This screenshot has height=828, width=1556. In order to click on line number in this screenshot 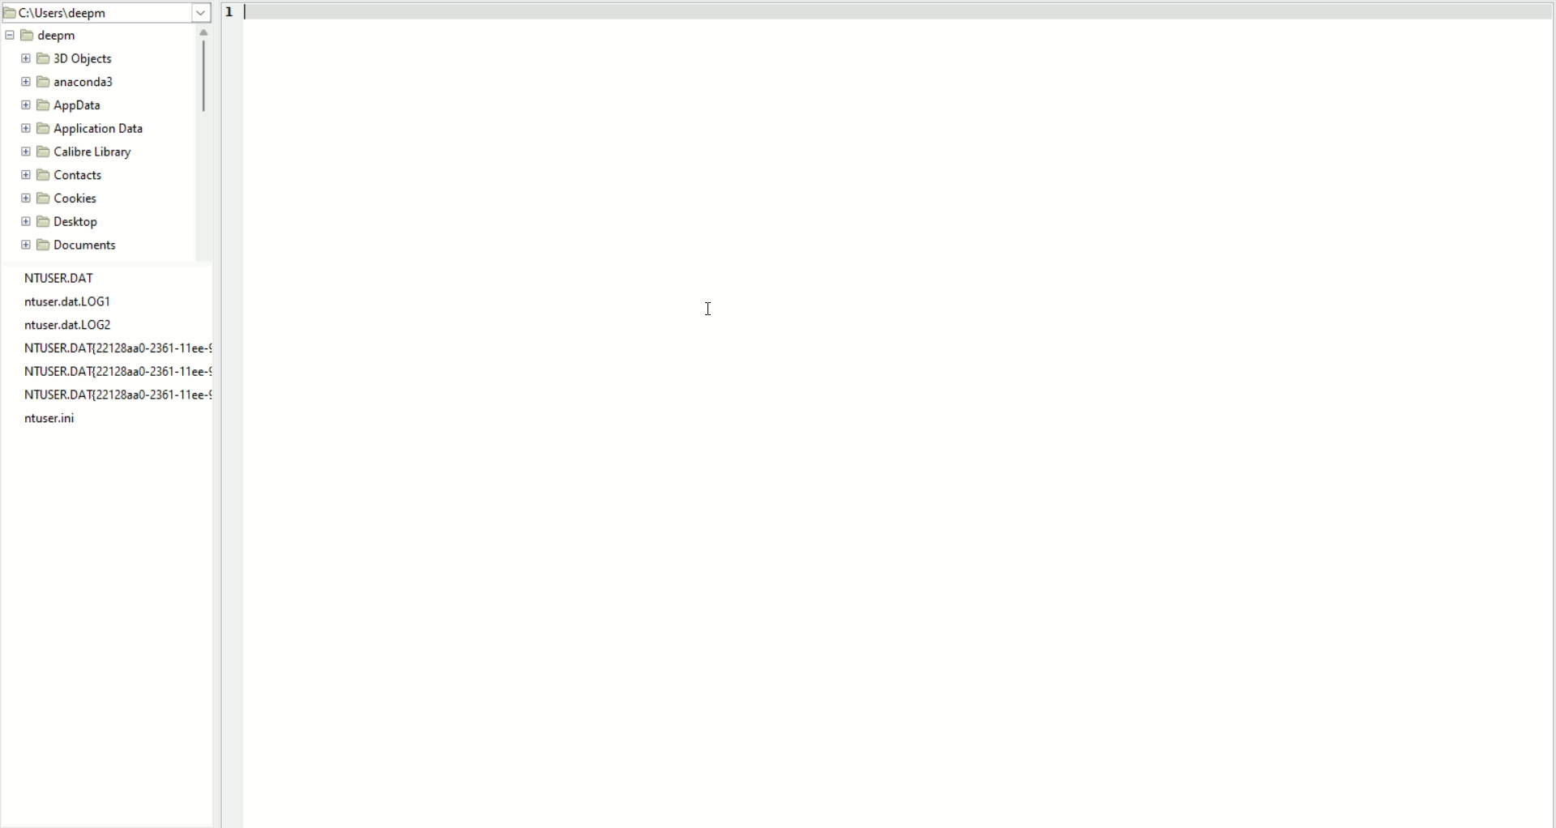, I will do `click(234, 14)`.